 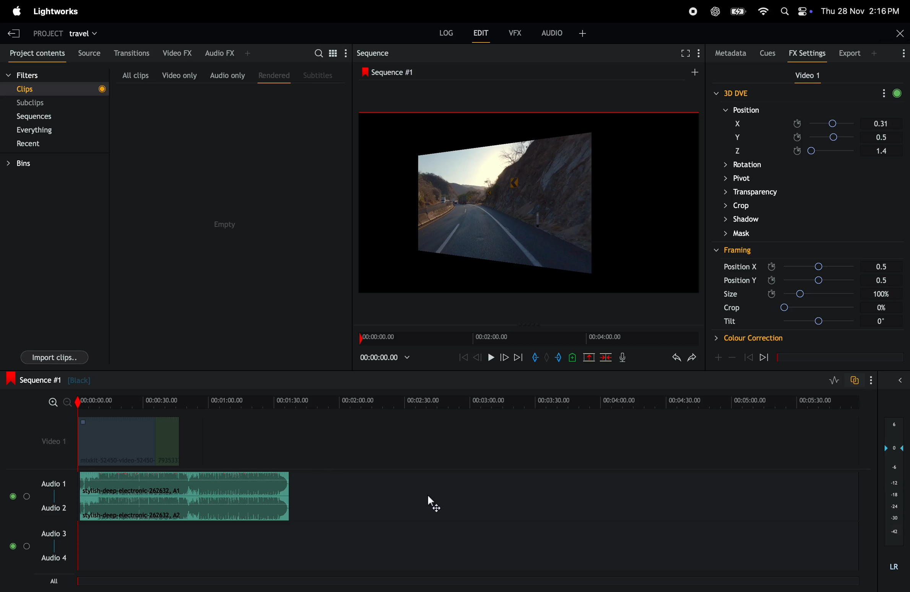 I want to click on jump to next key frame, so click(x=770, y=358).